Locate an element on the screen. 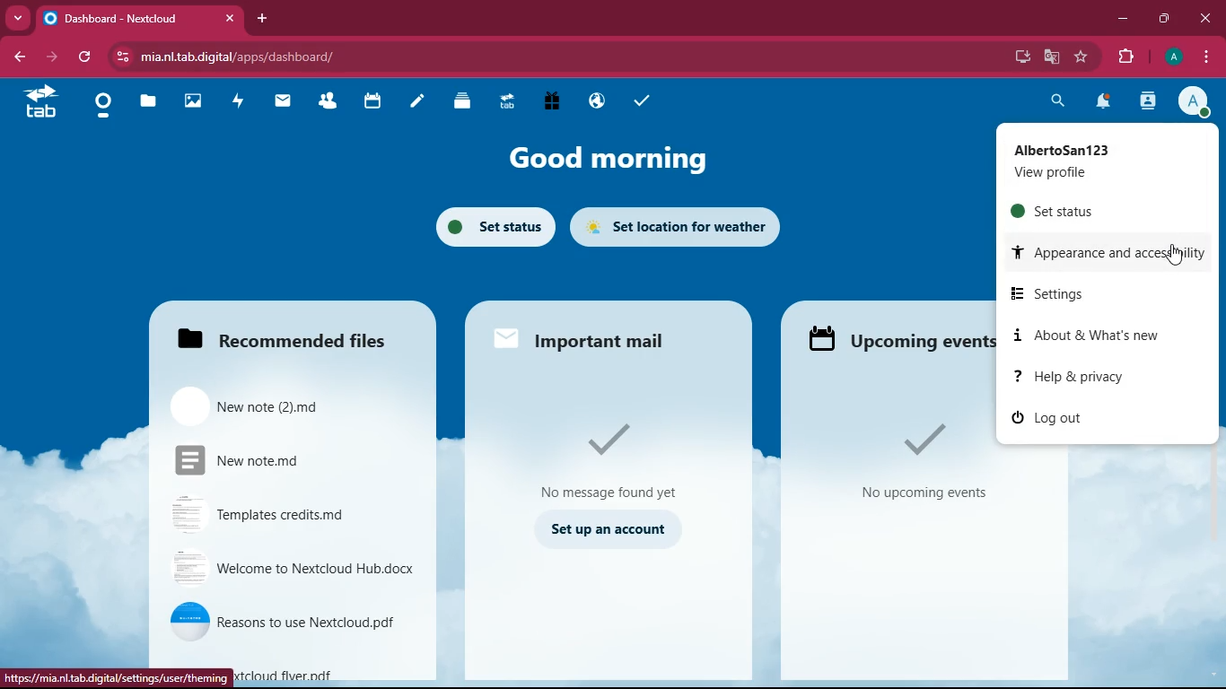 The image size is (1226, 689). layers is located at coordinates (462, 103).